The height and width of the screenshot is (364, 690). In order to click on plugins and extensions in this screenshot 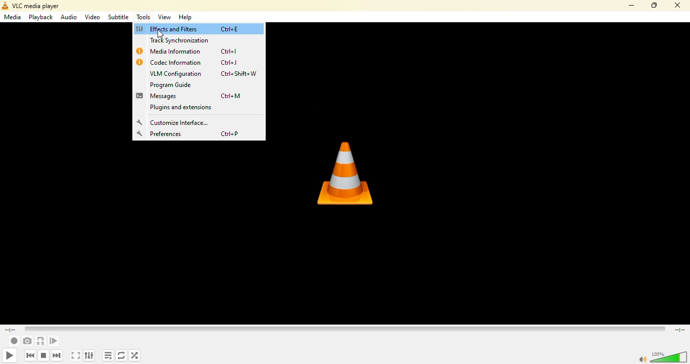, I will do `click(180, 107)`.